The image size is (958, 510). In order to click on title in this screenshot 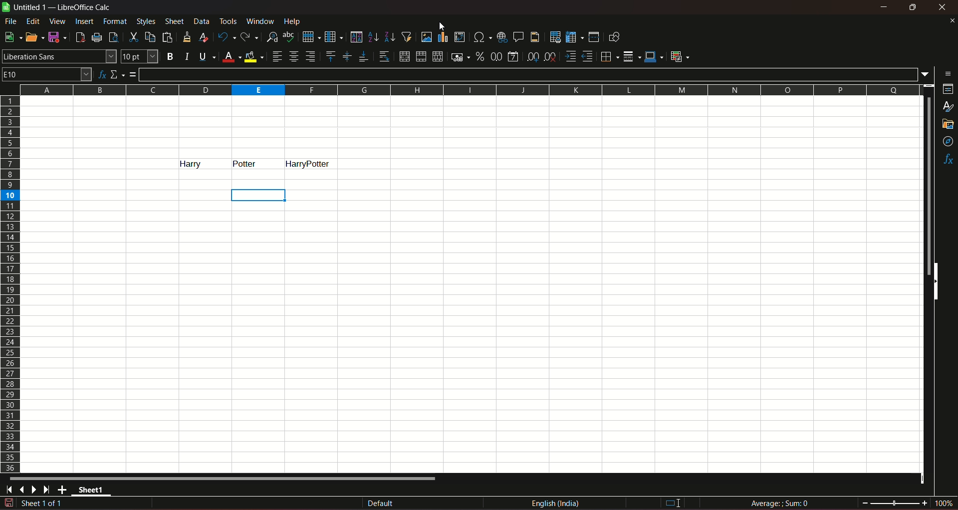, I will do `click(85, 7)`.